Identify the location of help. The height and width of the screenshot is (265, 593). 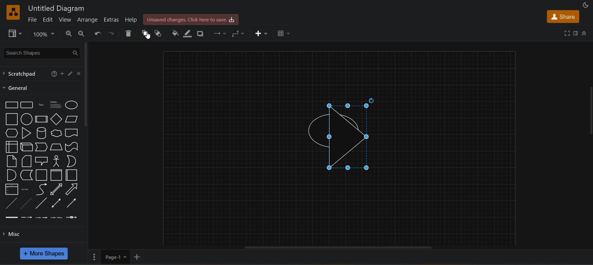
(54, 75).